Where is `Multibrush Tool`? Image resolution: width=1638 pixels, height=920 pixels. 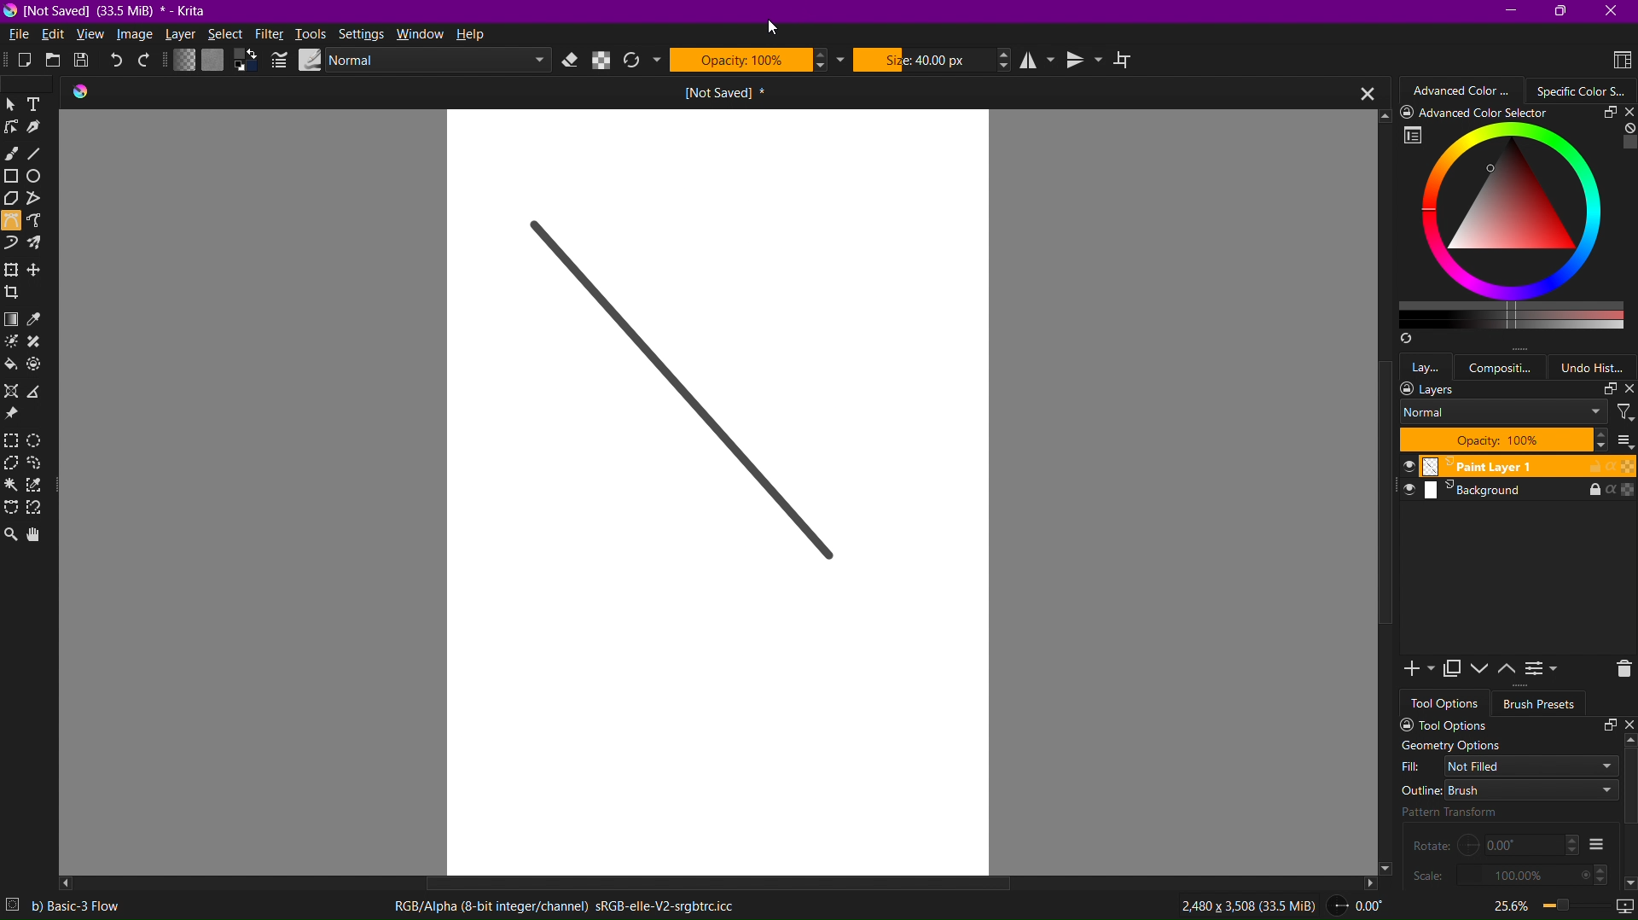 Multibrush Tool is located at coordinates (40, 246).